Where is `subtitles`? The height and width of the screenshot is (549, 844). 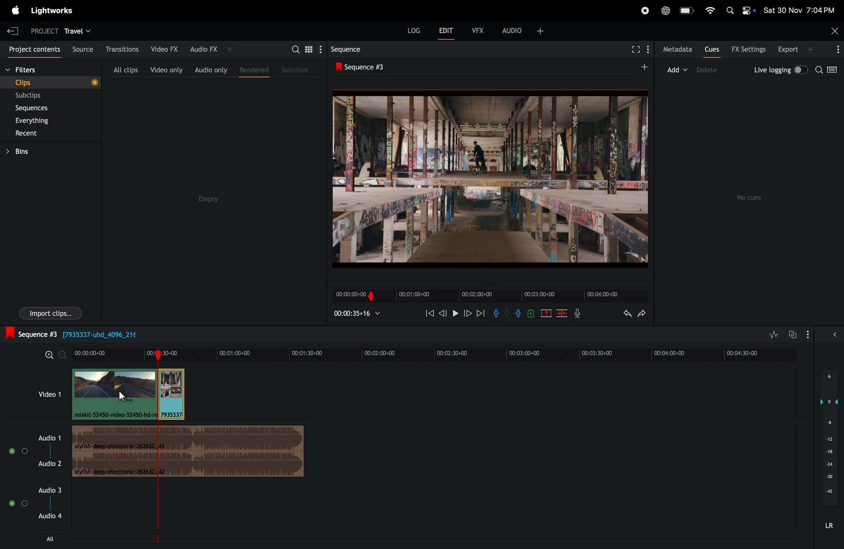 subtitles is located at coordinates (296, 70).